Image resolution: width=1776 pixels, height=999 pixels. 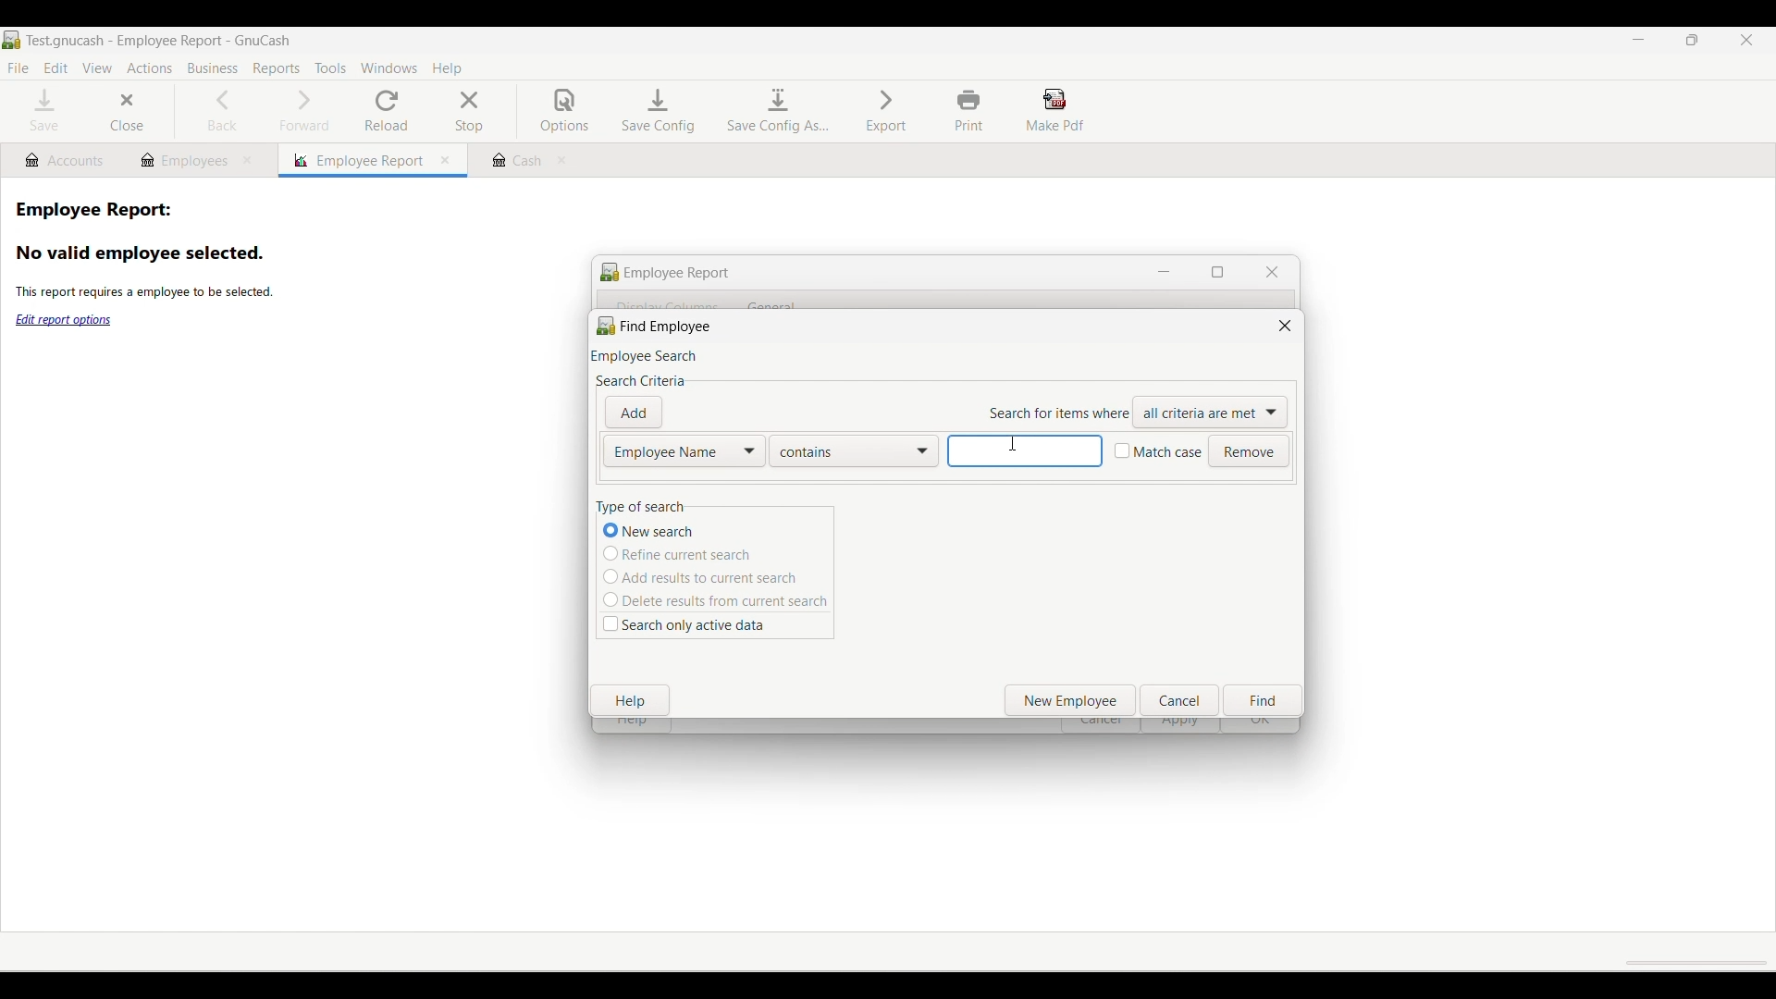 What do you see at coordinates (1179, 700) in the screenshot?
I see `Cancel` at bounding box center [1179, 700].